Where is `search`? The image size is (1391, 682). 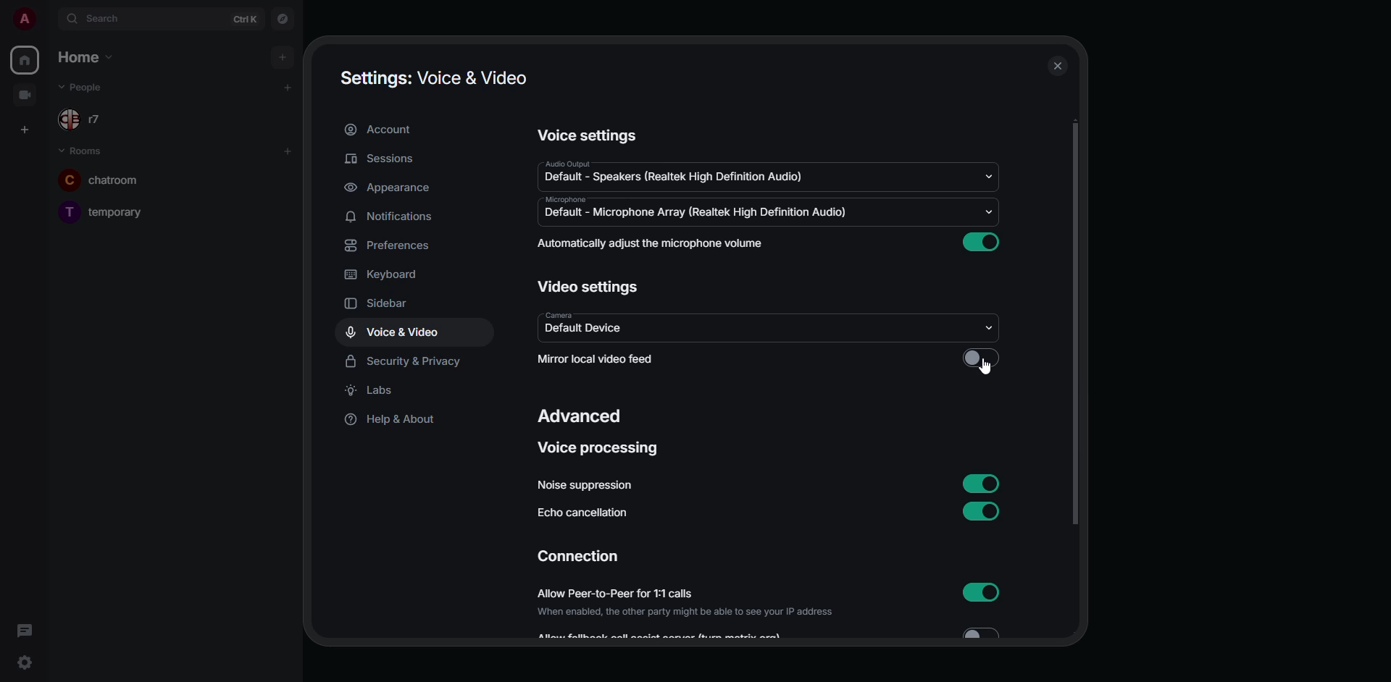
search is located at coordinates (97, 19).